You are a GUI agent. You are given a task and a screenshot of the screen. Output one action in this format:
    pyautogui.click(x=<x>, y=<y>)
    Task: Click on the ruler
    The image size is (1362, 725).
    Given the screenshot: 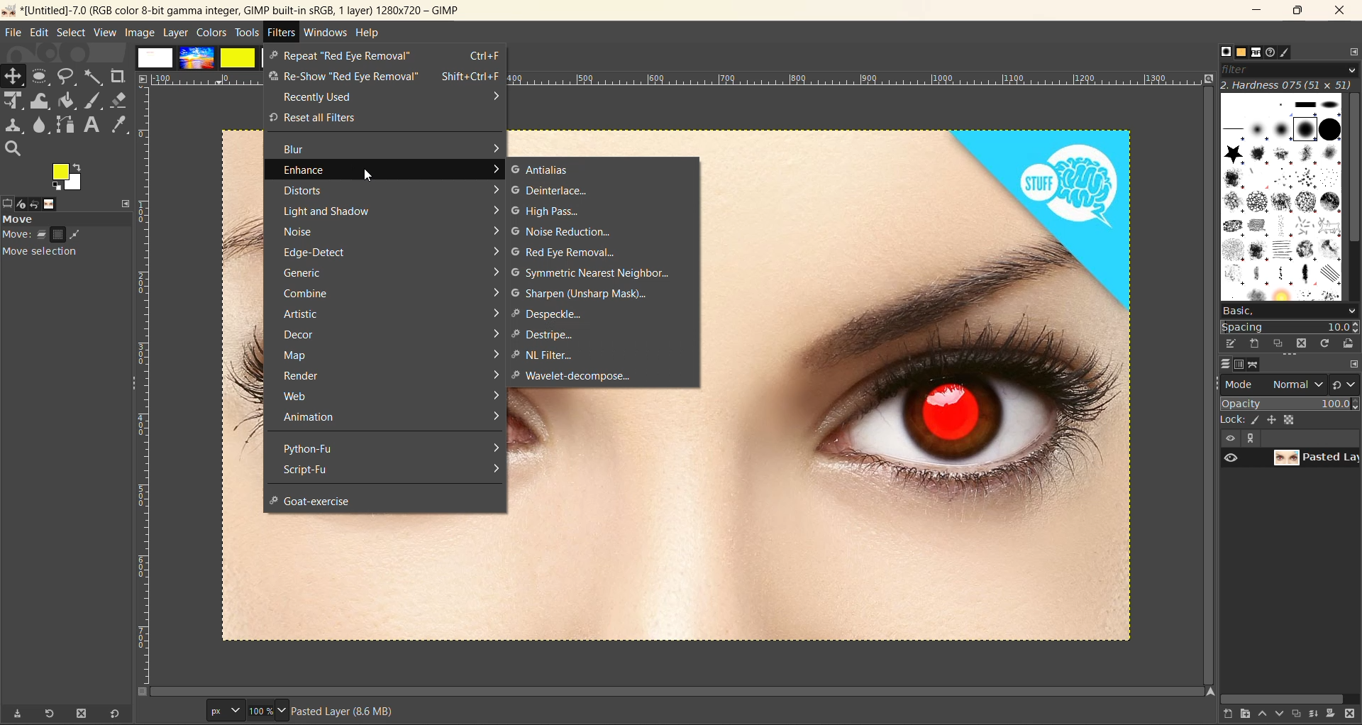 What is the action you would take?
    pyautogui.click(x=147, y=384)
    